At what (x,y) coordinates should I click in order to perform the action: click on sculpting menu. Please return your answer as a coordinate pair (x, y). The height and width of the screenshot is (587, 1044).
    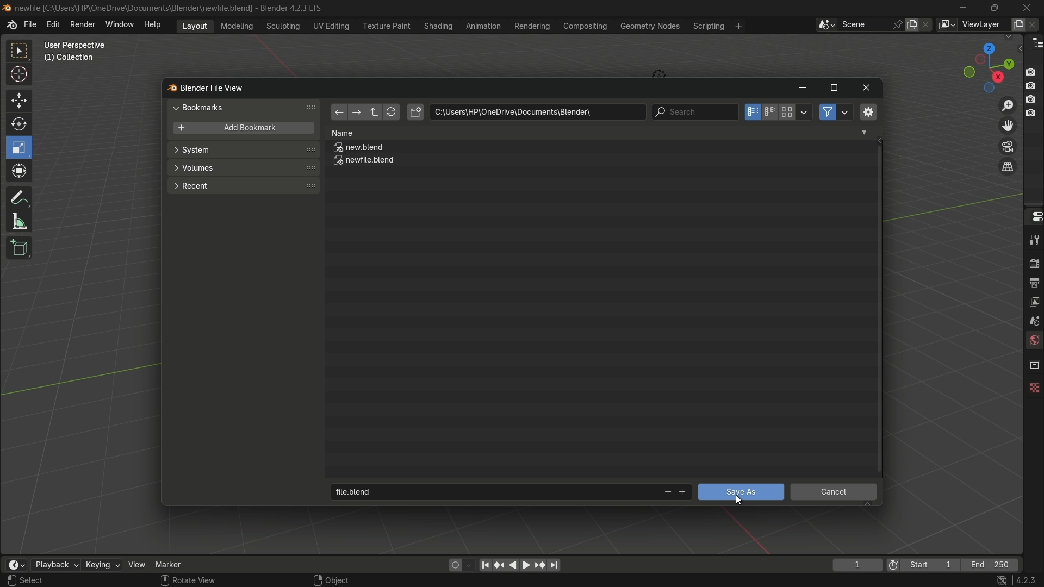
    Looking at the image, I should click on (281, 26).